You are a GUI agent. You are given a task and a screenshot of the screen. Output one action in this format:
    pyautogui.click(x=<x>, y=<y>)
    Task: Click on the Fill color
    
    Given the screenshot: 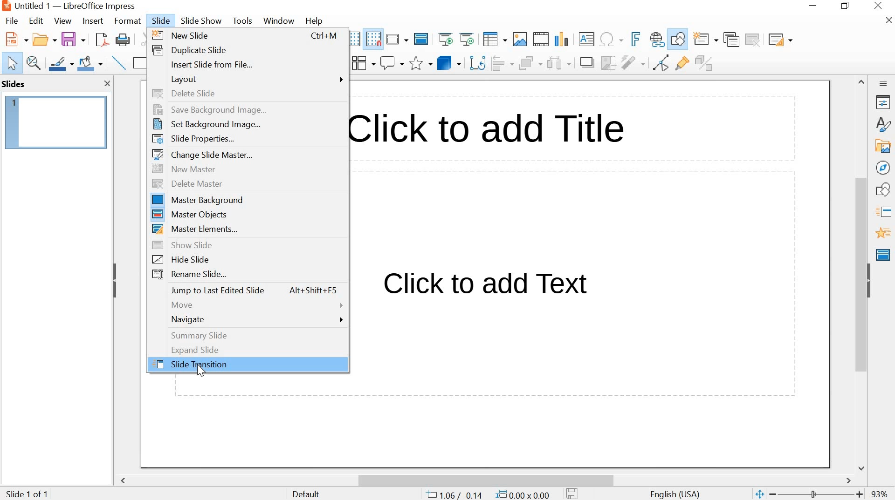 What is the action you would take?
    pyautogui.click(x=90, y=63)
    